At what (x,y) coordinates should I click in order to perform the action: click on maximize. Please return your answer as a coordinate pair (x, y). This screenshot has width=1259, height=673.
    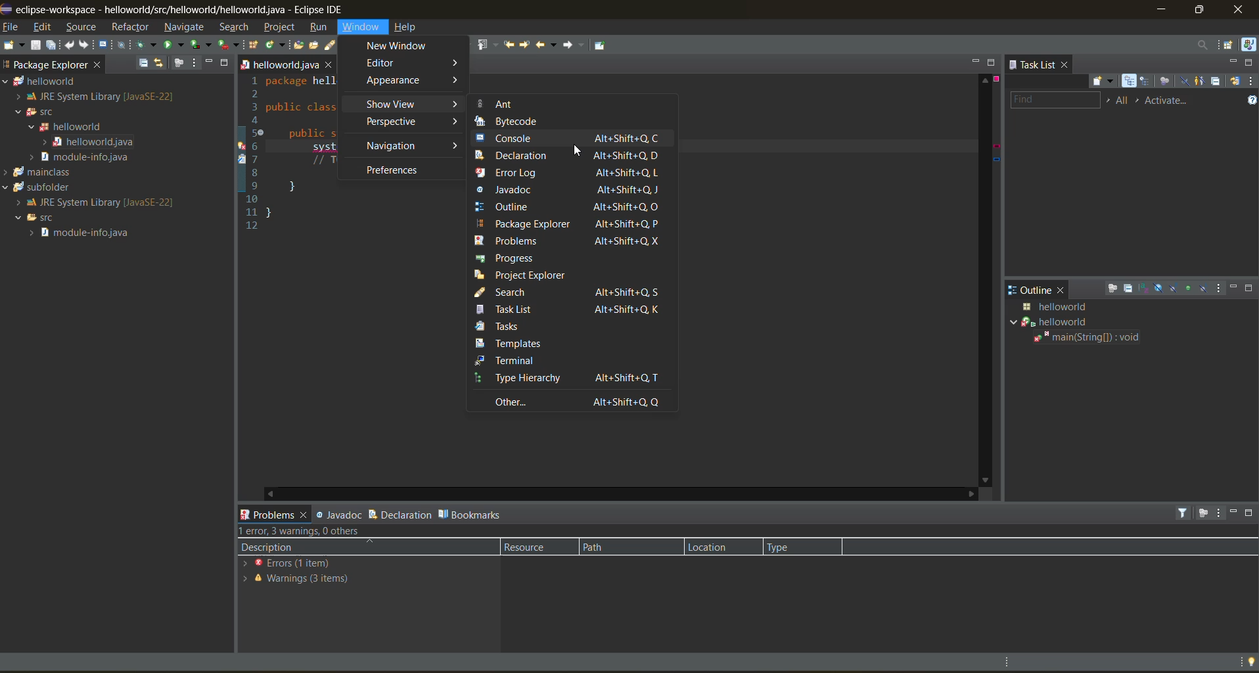
    Looking at the image, I should click on (1251, 64).